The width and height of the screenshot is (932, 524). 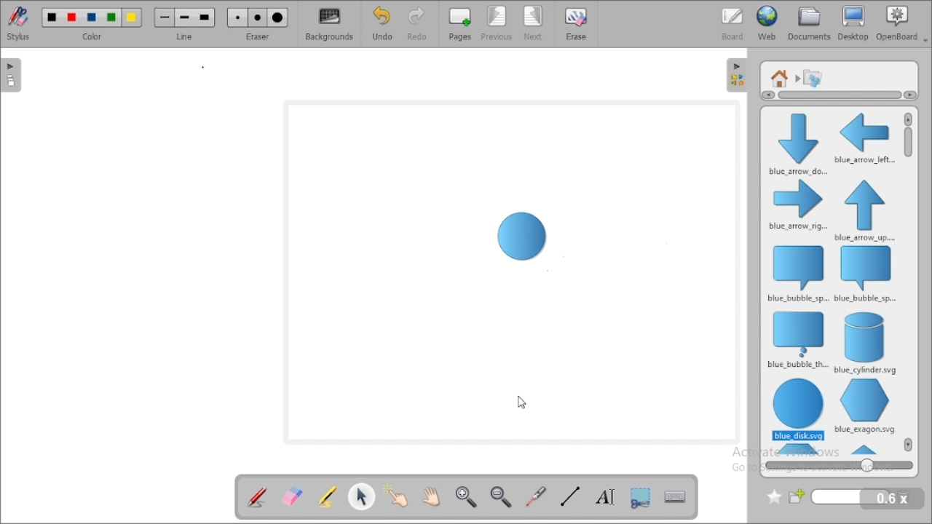 What do you see at coordinates (767, 23) in the screenshot?
I see `web` at bounding box center [767, 23].